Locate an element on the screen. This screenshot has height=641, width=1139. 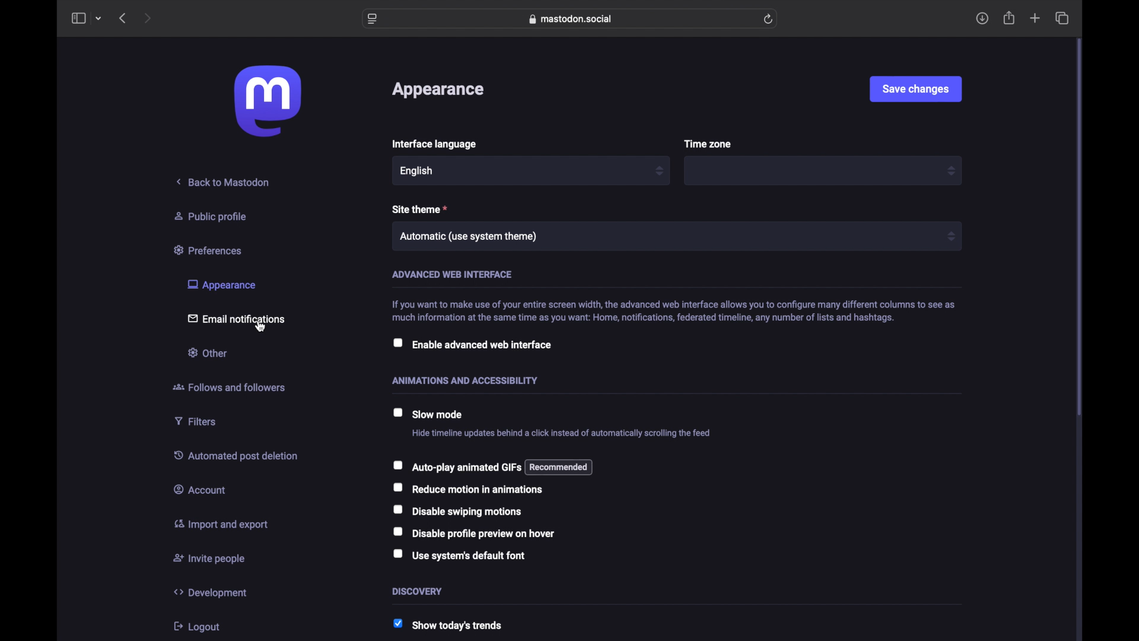
email notifications is located at coordinates (236, 318).